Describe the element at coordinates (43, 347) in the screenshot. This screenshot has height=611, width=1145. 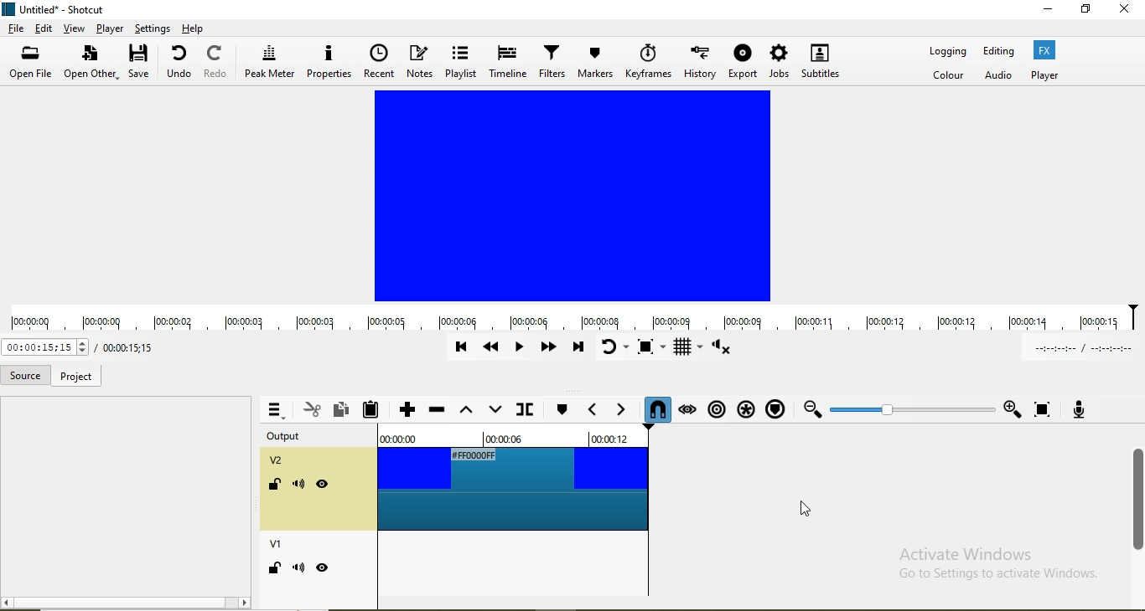
I see `Total duration` at that location.